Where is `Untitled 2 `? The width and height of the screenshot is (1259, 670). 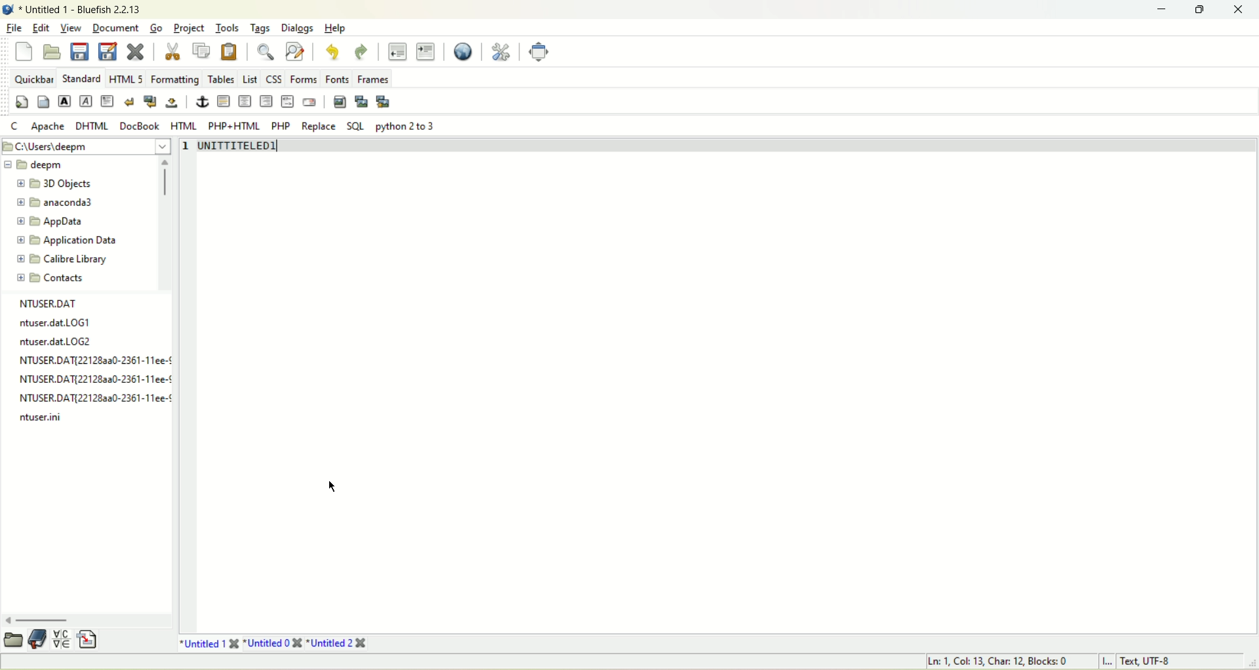
Untitled 2  is located at coordinates (339, 644).